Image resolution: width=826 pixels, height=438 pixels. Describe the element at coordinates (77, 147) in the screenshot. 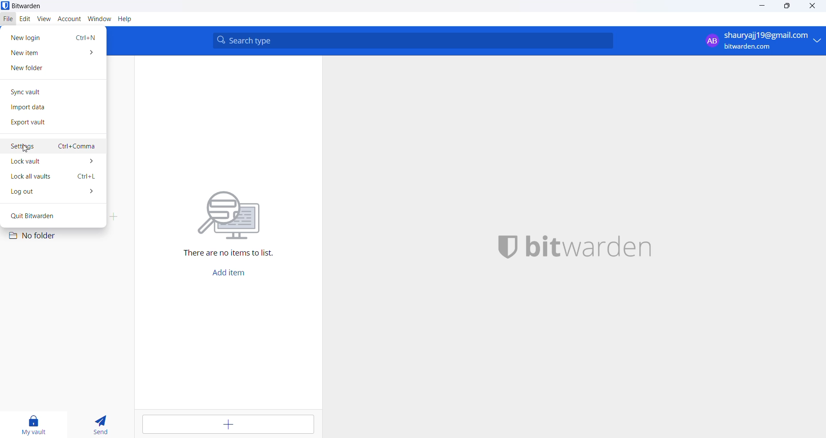

I see `Ctrl+Comma` at that location.